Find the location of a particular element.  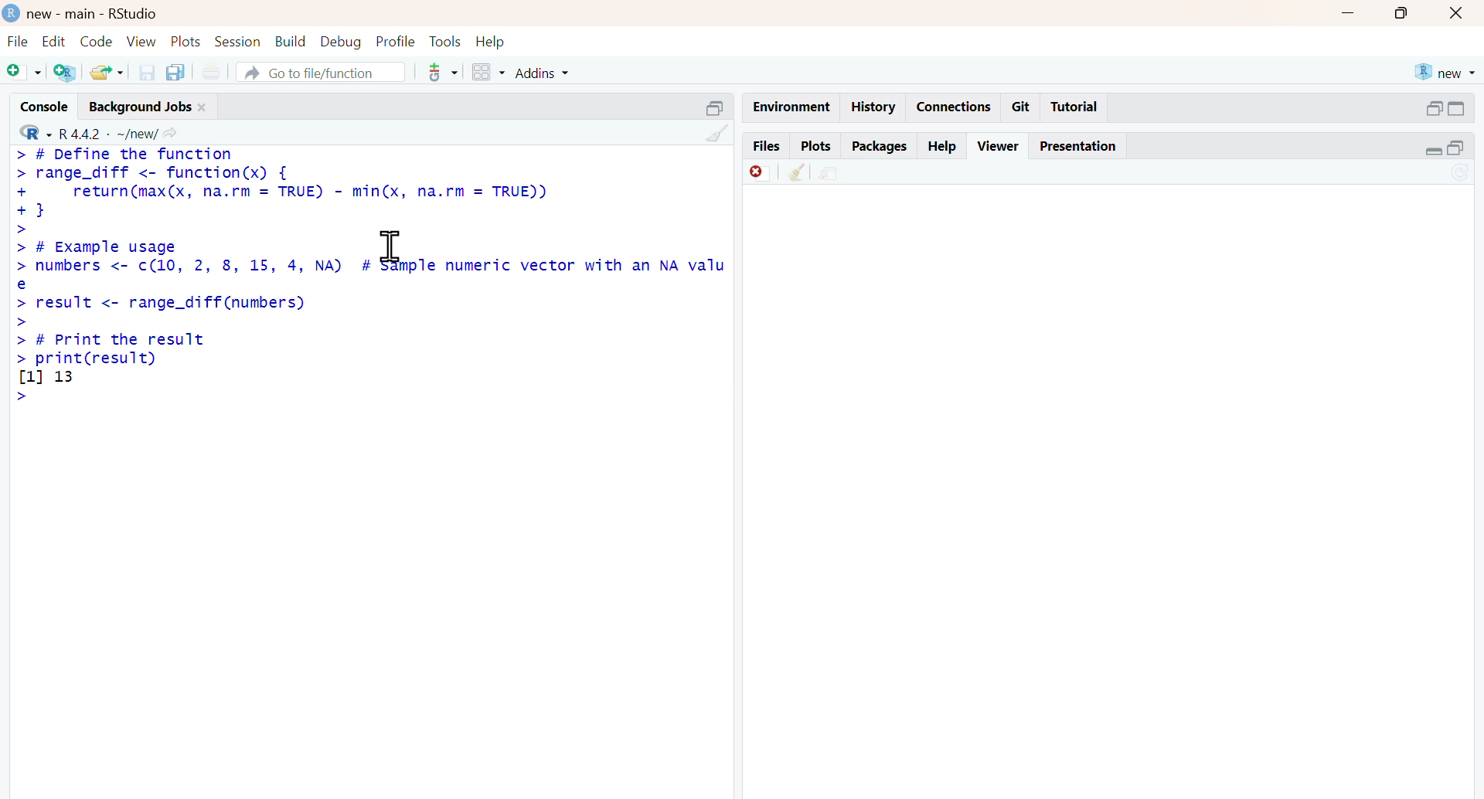

cursor is located at coordinates (391, 246).